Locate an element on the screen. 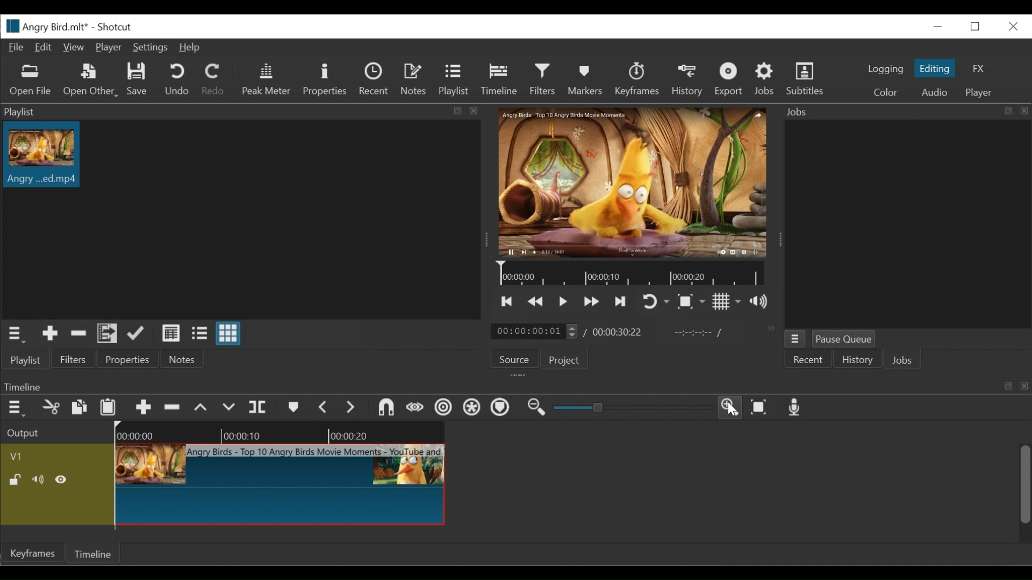 Image resolution: width=1032 pixels, height=580 pixels. play previous quickly is located at coordinates (536, 301).